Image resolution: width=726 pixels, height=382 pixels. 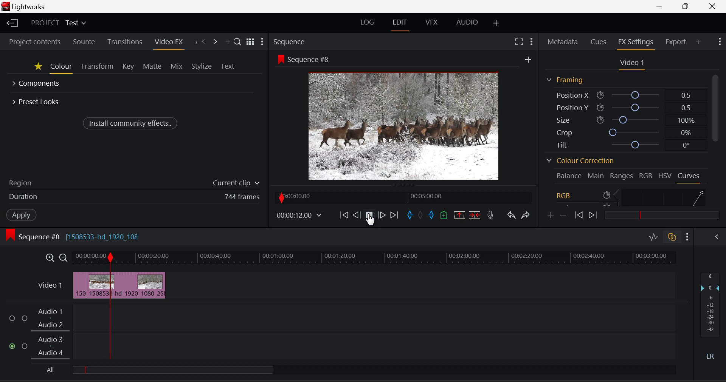 What do you see at coordinates (31, 6) in the screenshot?
I see `Lightworks` at bounding box center [31, 6].